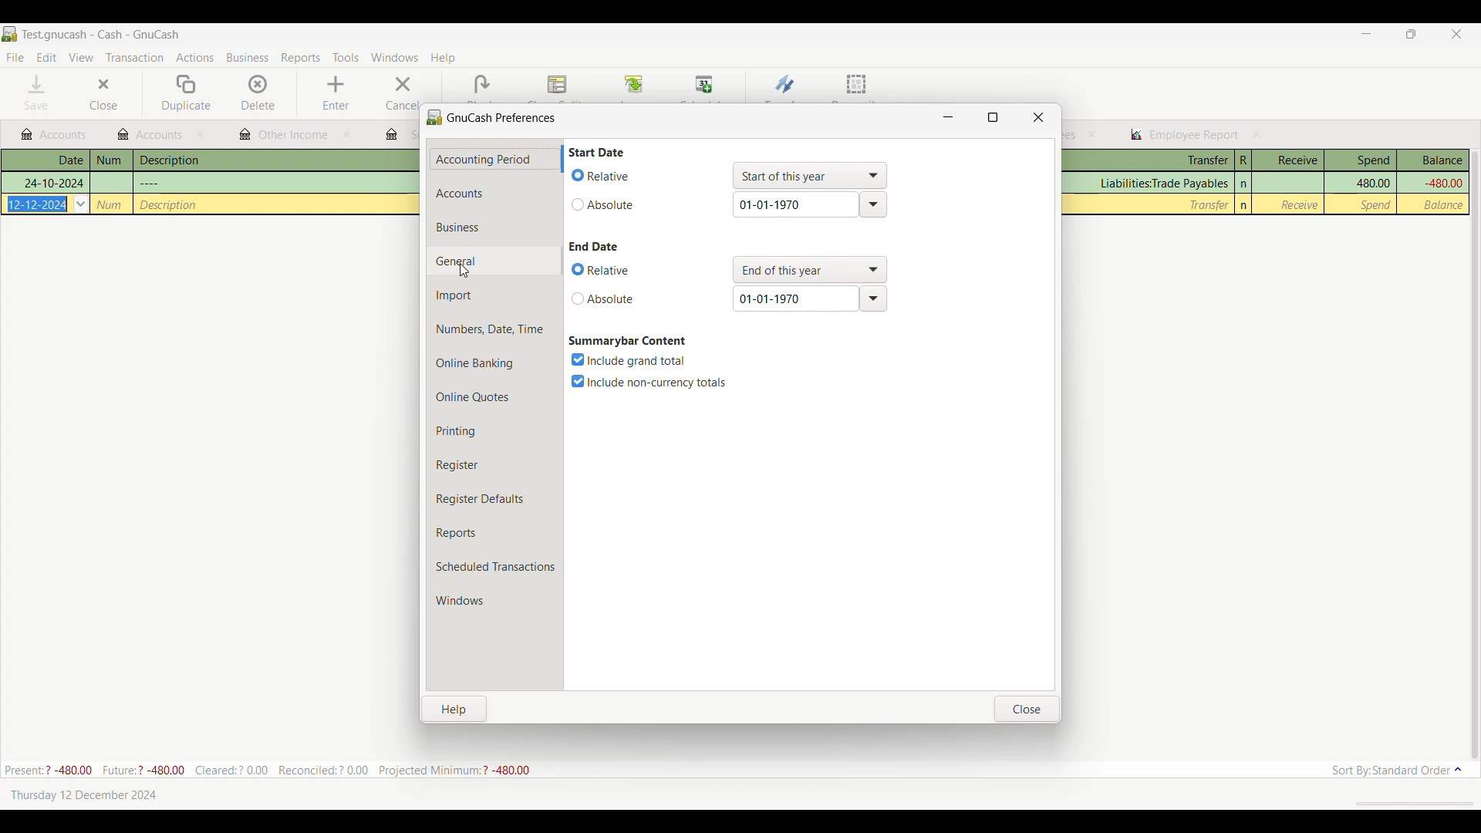 This screenshot has height=833, width=1481. I want to click on Spend column, so click(1361, 160).